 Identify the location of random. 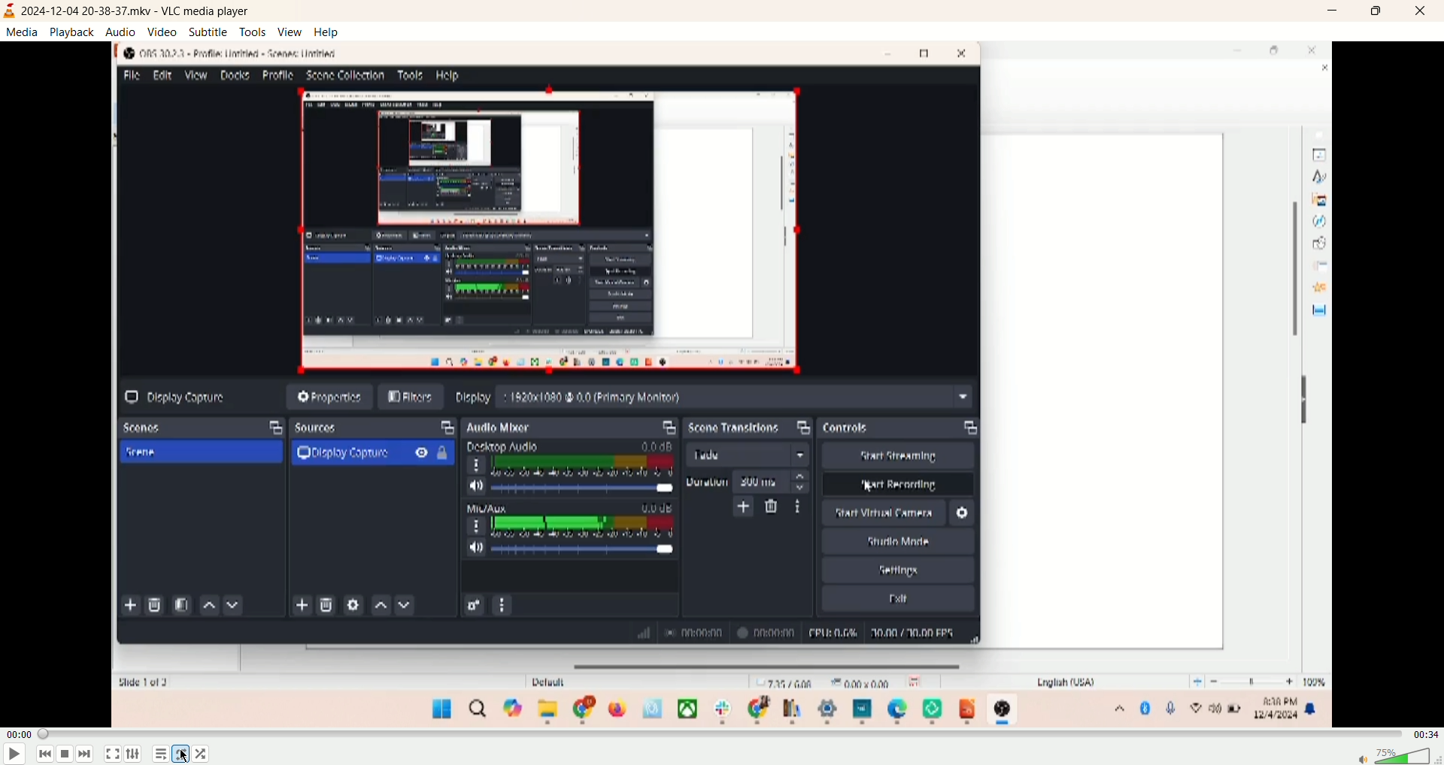
(199, 754).